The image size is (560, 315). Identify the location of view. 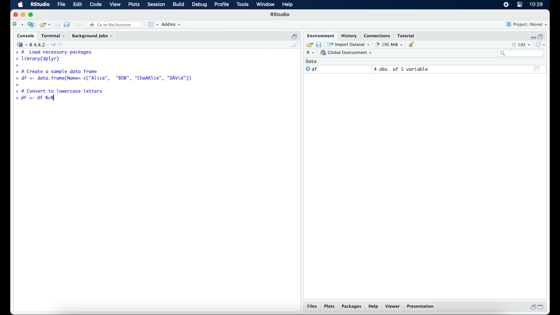
(115, 5).